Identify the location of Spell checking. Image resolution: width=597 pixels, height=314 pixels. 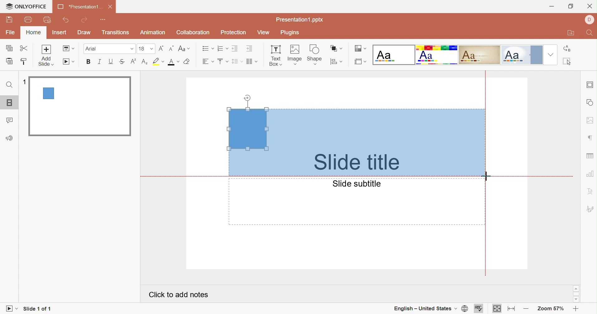
(479, 309).